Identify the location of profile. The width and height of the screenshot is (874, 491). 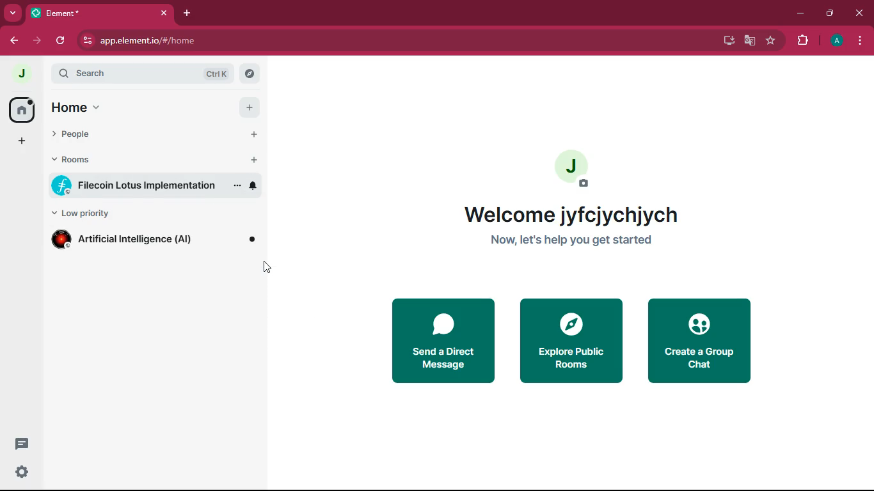
(838, 42).